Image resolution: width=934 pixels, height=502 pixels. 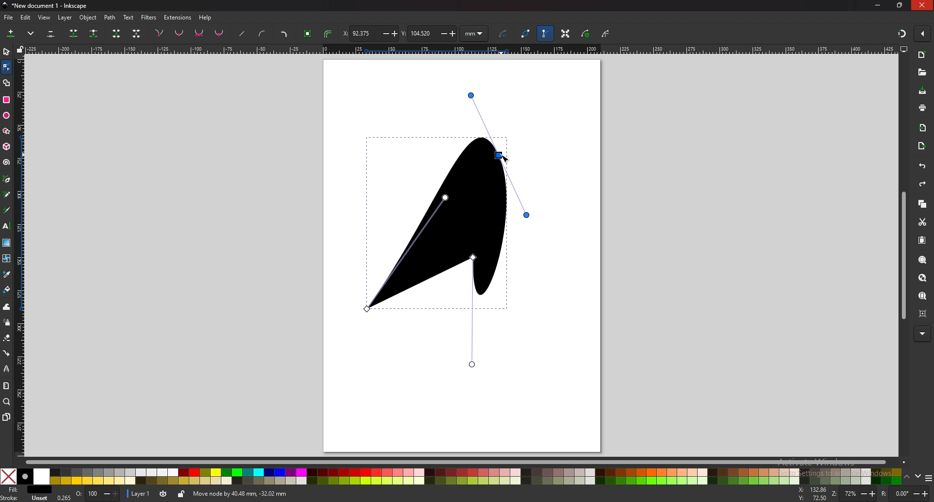 I want to click on star, so click(x=7, y=132).